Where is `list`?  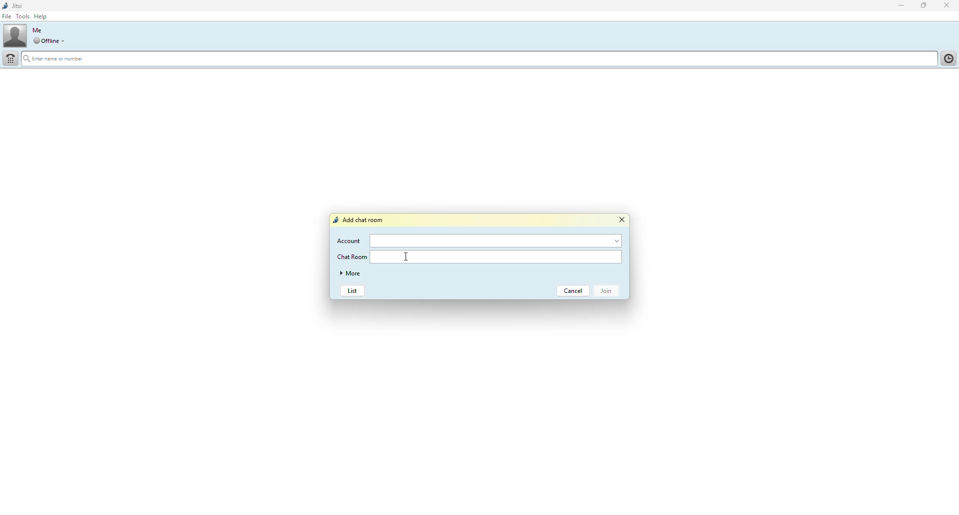
list is located at coordinates (352, 291).